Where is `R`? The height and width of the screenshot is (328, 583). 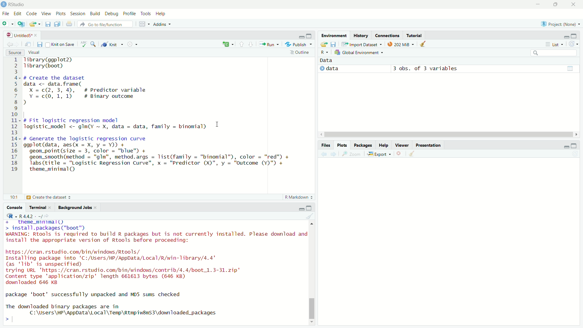
R is located at coordinates (12, 216).